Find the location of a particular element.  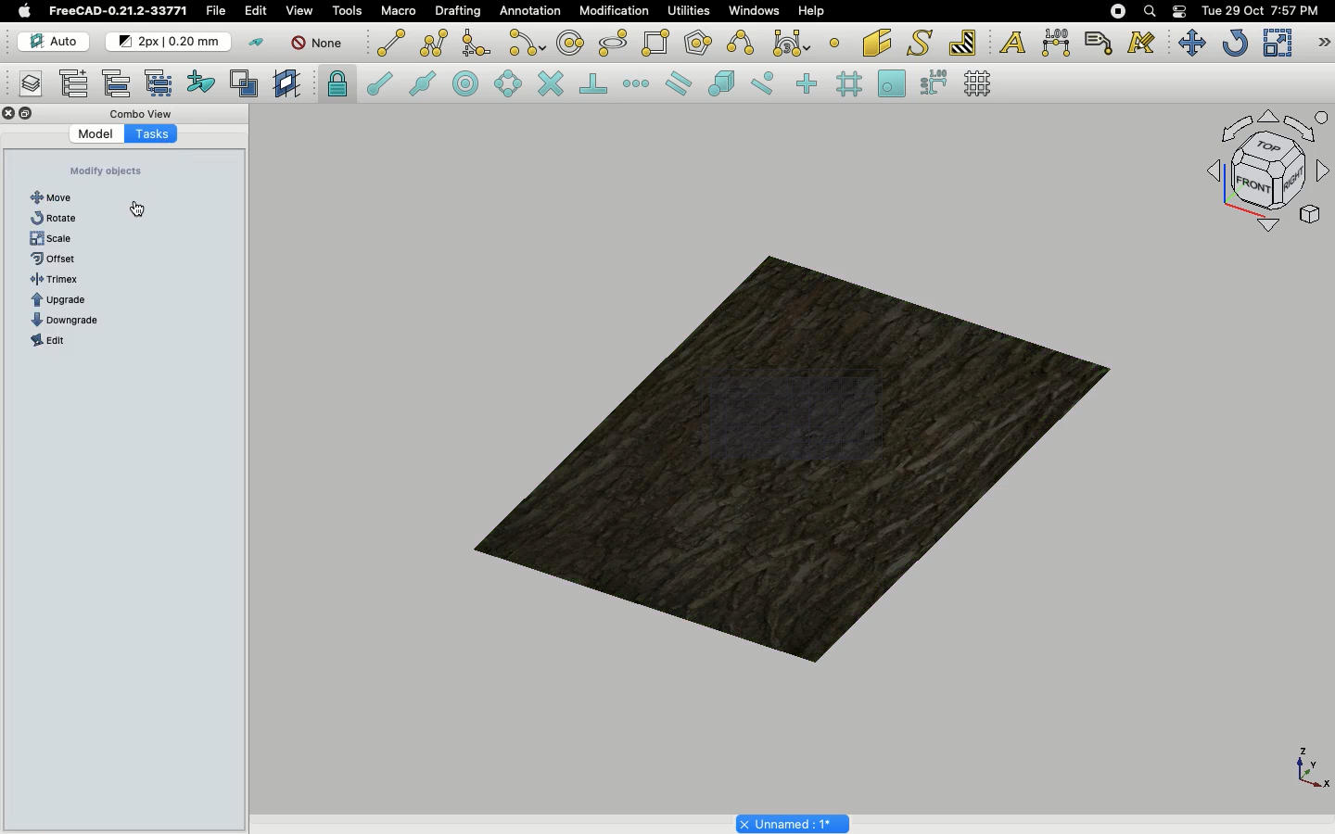

Navigation styles is located at coordinates (1266, 174).